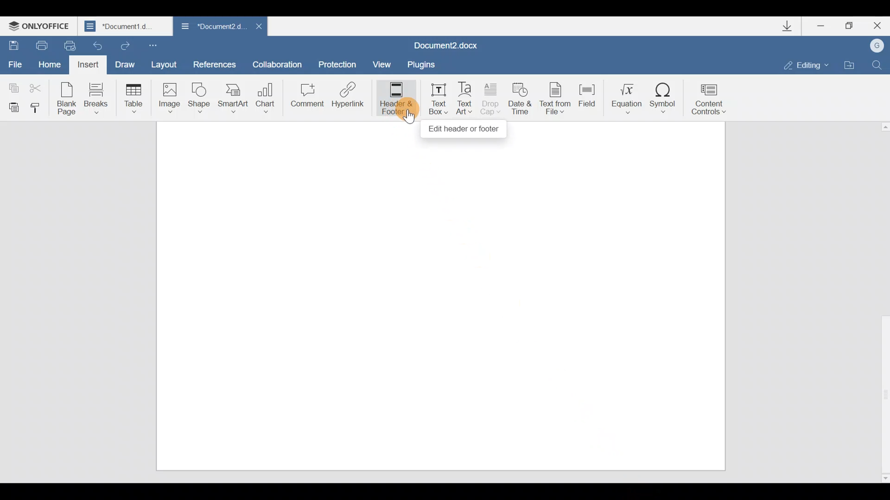 Image resolution: width=890 pixels, height=500 pixels. I want to click on Working area, so click(439, 306).